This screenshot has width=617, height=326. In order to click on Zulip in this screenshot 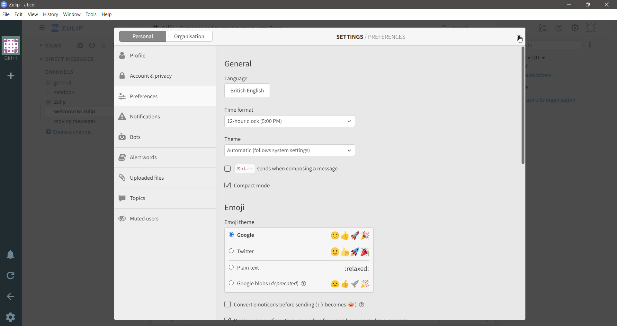, I will do `click(57, 103)`.